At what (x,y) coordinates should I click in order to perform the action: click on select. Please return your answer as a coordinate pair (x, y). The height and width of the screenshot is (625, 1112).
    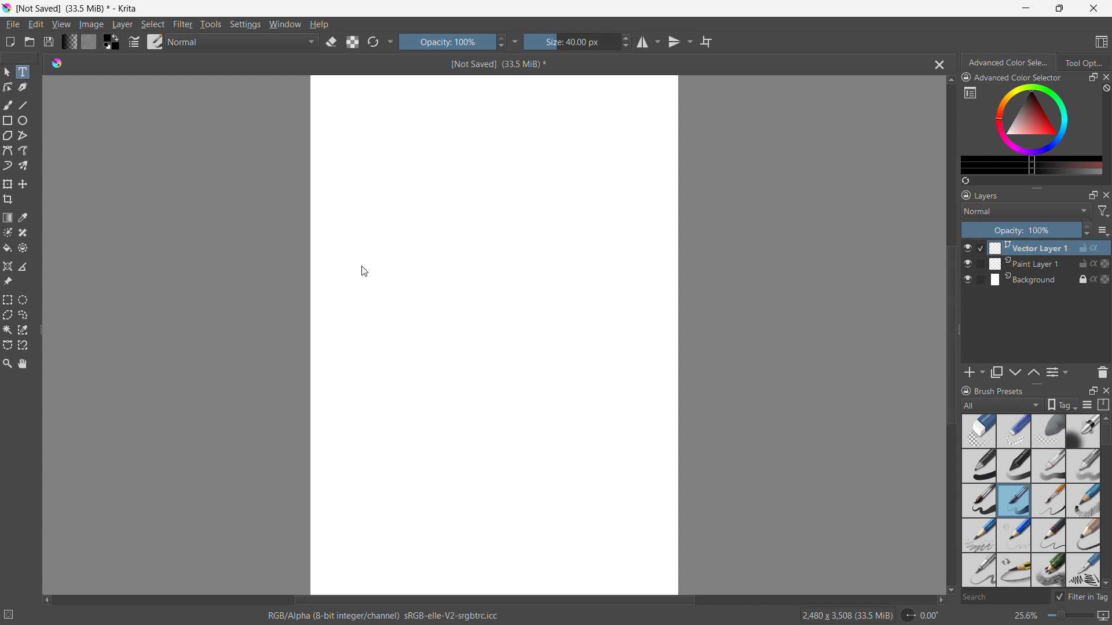
    Looking at the image, I should click on (152, 24).